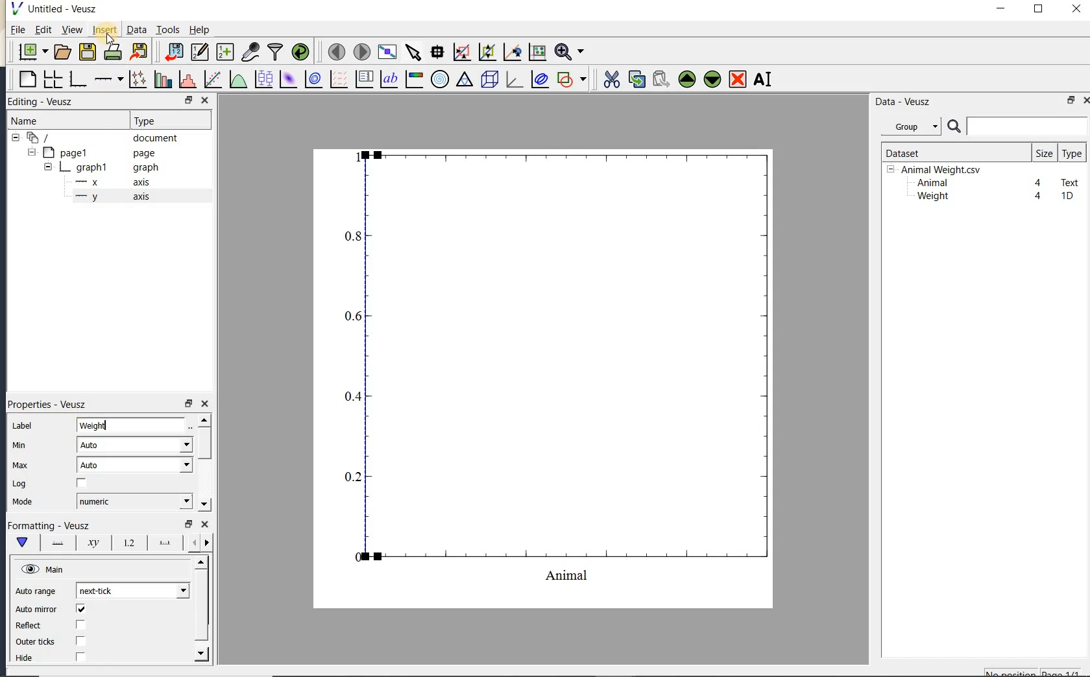 Image resolution: width=1090 pixels, height=677 pixels. Describe the element at coordinates (37, 641) in the screenshot. I see `Outer ticks` at that location.